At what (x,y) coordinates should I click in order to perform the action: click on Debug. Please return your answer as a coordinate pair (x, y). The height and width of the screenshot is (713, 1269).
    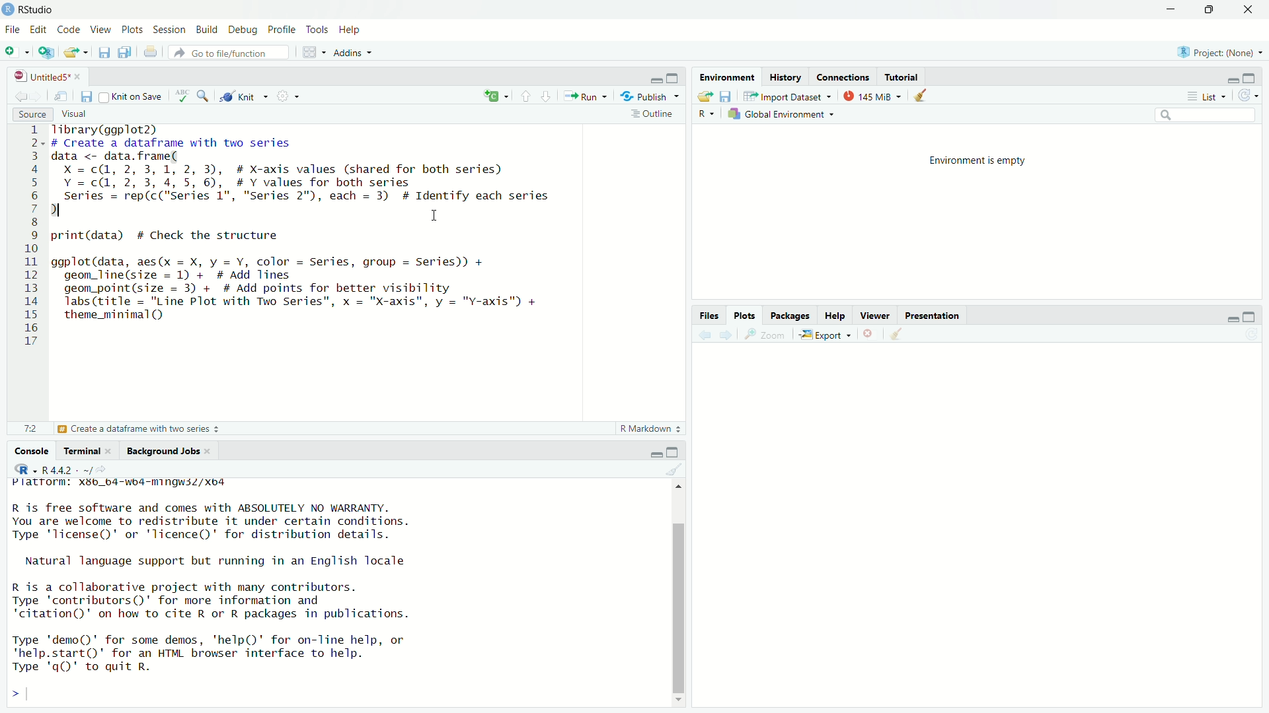
    Looking at the image, I should click on (243, 32).